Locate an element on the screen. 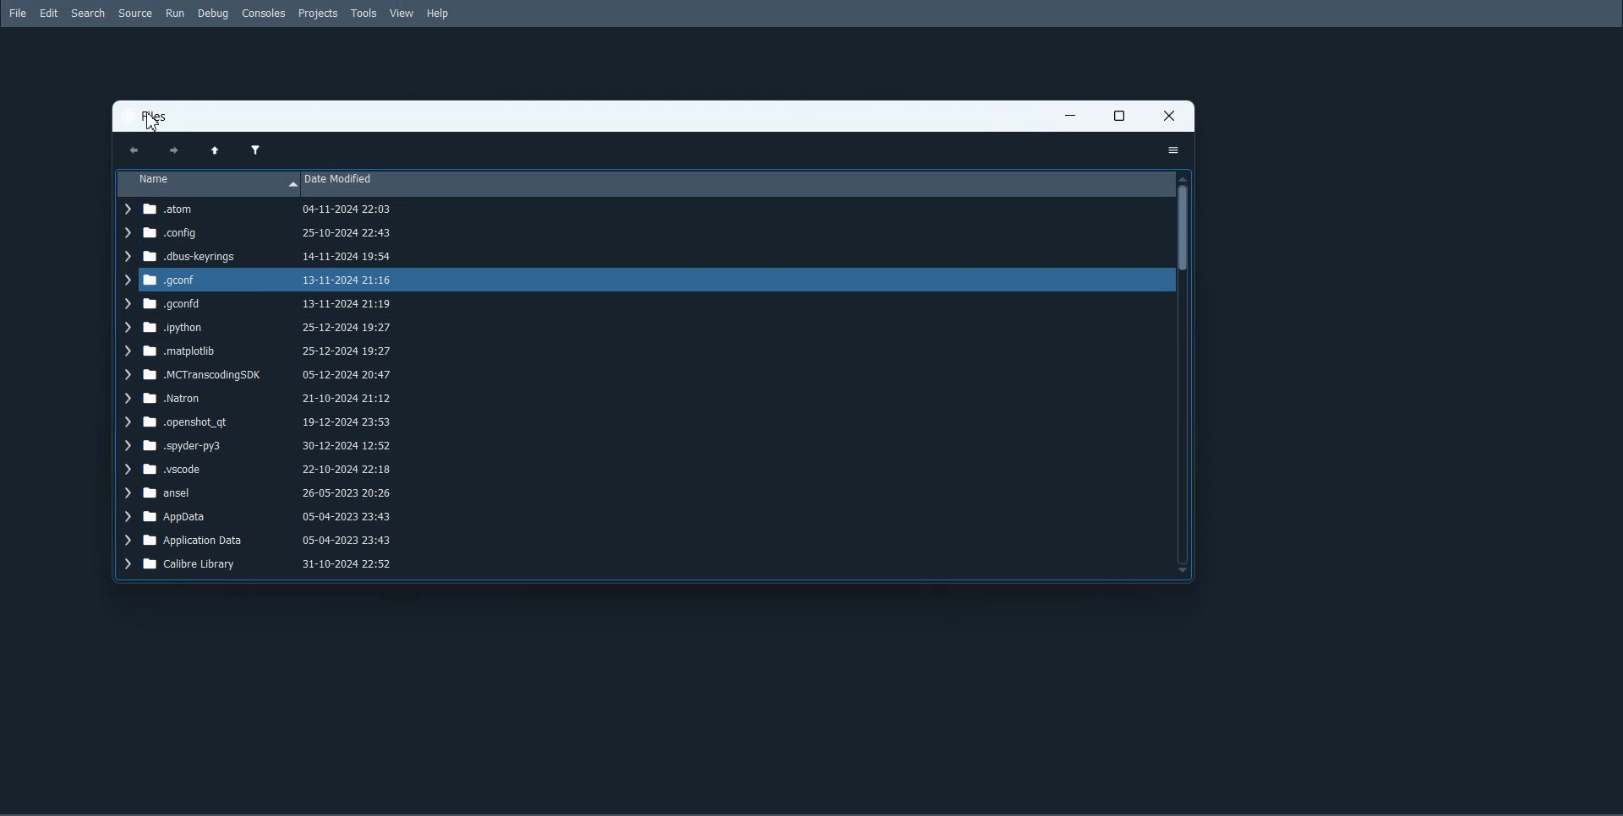  Filter is located at coordinates (254, 150).